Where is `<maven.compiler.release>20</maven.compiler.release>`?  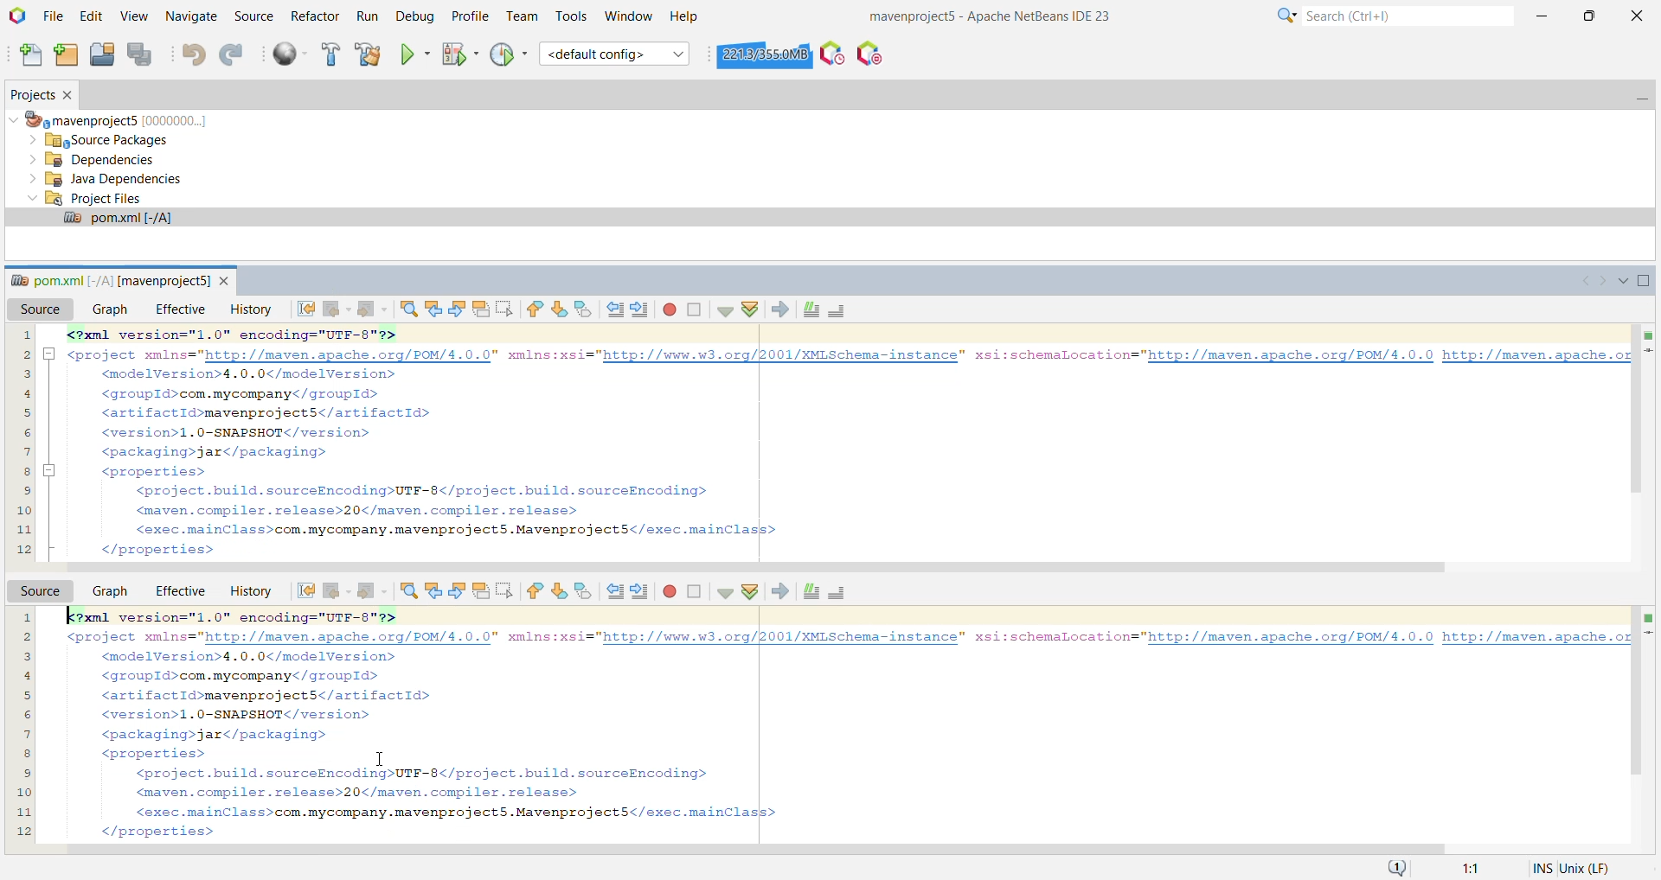 <maven.compiler.release>20</maven.compiler.release> is located at coordinates (363, 794).